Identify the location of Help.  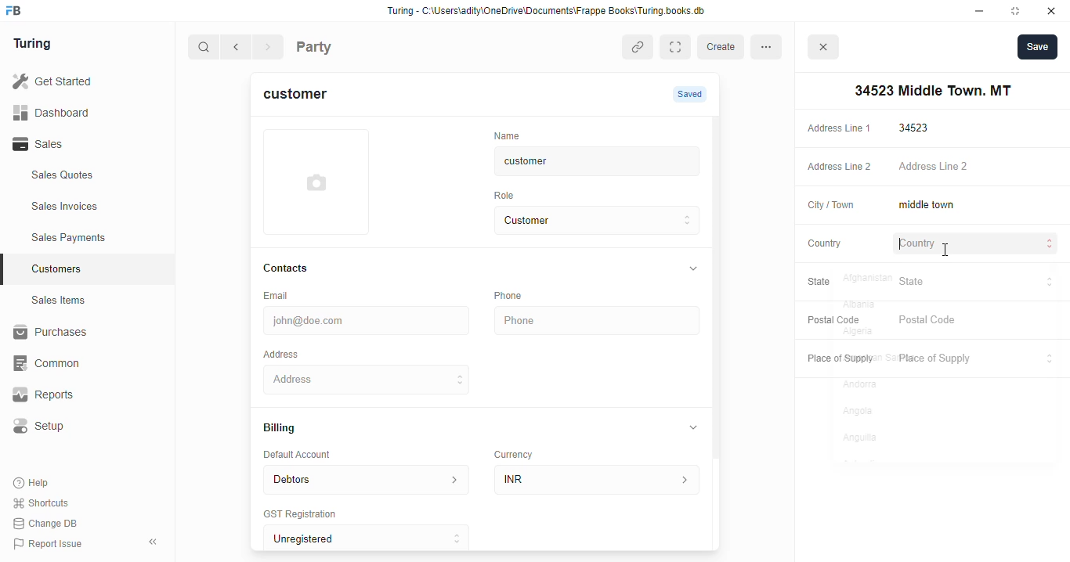
(33, 484).